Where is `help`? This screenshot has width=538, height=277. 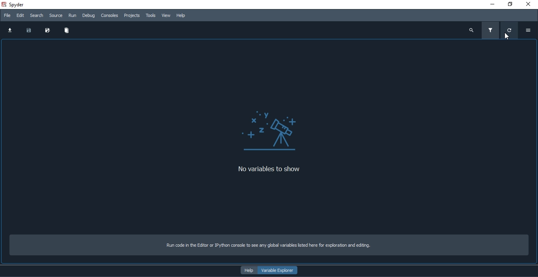 help is located at coordinates (247, 270).